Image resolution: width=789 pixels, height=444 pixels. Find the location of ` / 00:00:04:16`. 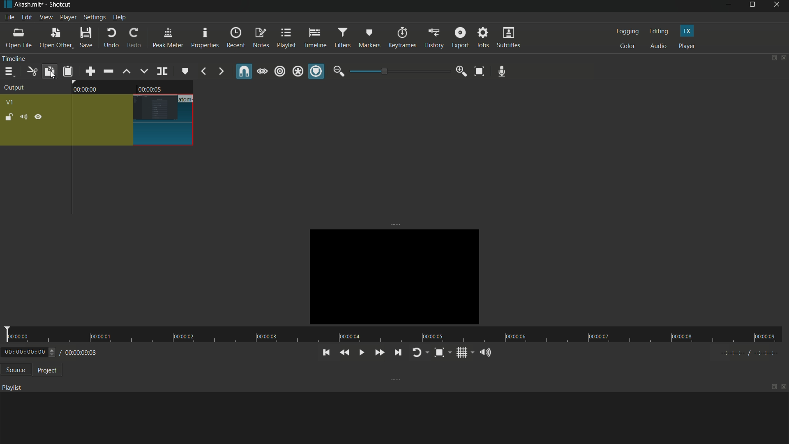

 / 00:00:04:16 is located at coordinates (82, 352).